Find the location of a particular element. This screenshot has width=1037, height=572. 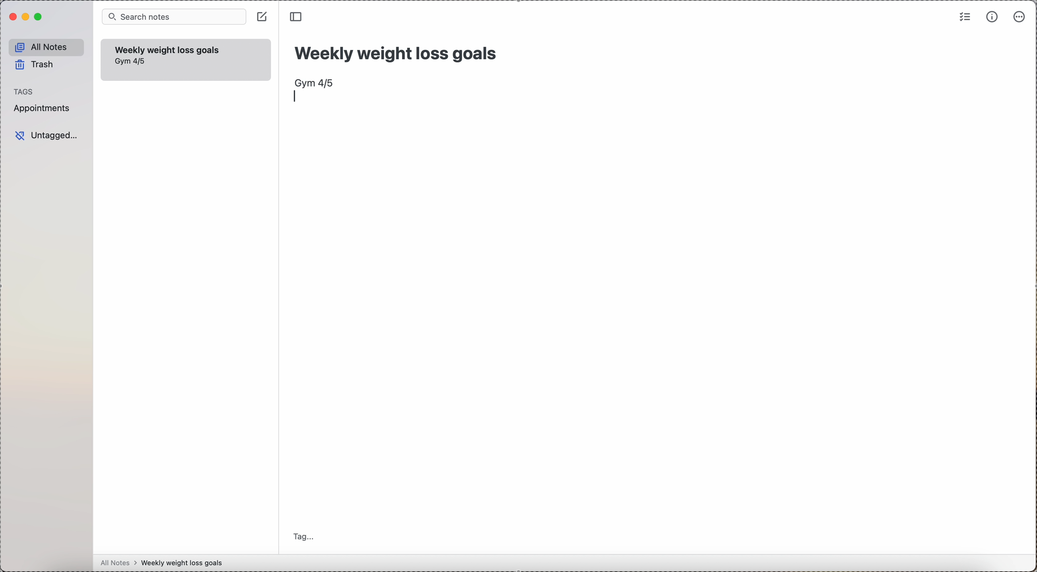

weekly weigth loss goals note is located at coordinates (168, 49).